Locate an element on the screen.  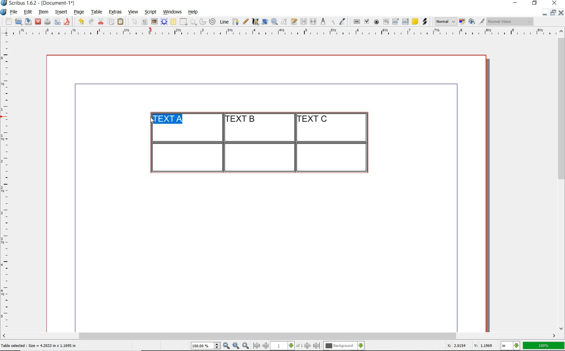
insert is located at coordinates (61, 12).